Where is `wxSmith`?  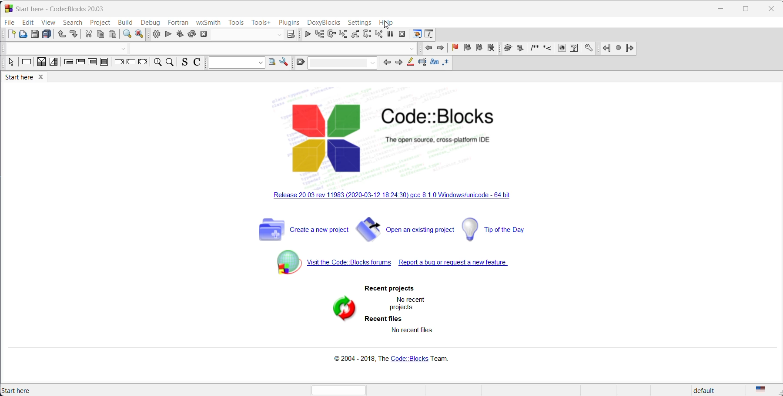 wxSmith is located at coordinates (208, 22).